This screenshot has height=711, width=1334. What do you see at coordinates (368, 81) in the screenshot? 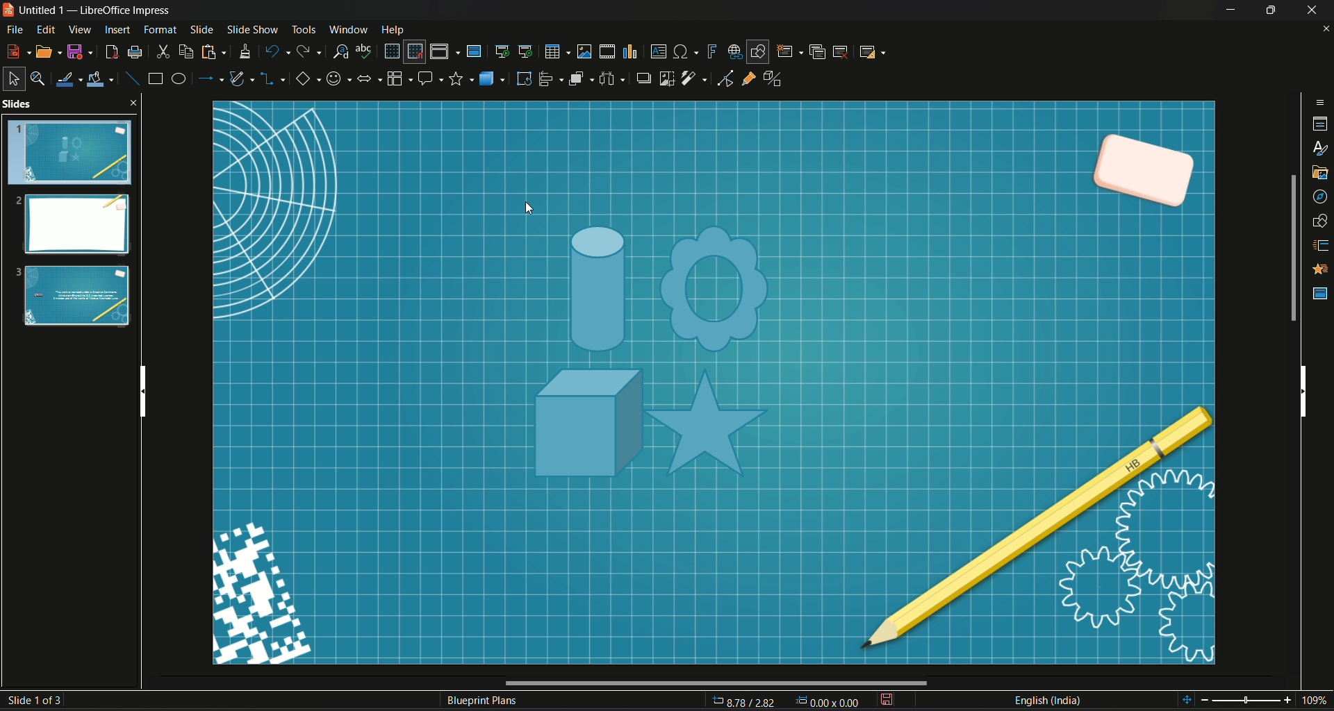
I see `block arrows` at bounding box center [368, 81].